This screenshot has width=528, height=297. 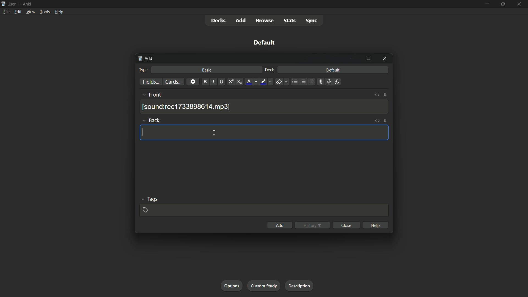 I want to click on remove  formatting, so click(x=279, y=82).